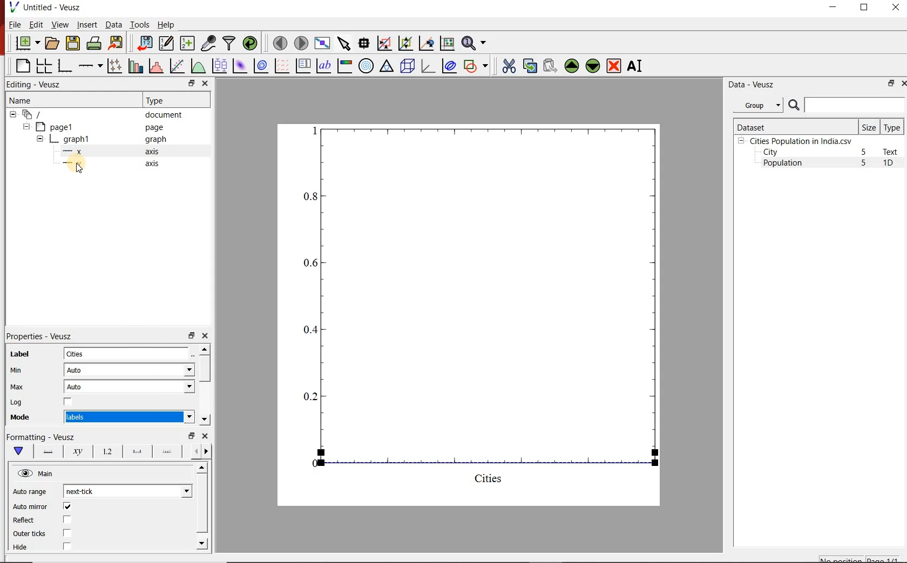 The image size is (907, 563). Describe the element at coordinates (36, 473) in the screenshot. I see `Main` at that location.